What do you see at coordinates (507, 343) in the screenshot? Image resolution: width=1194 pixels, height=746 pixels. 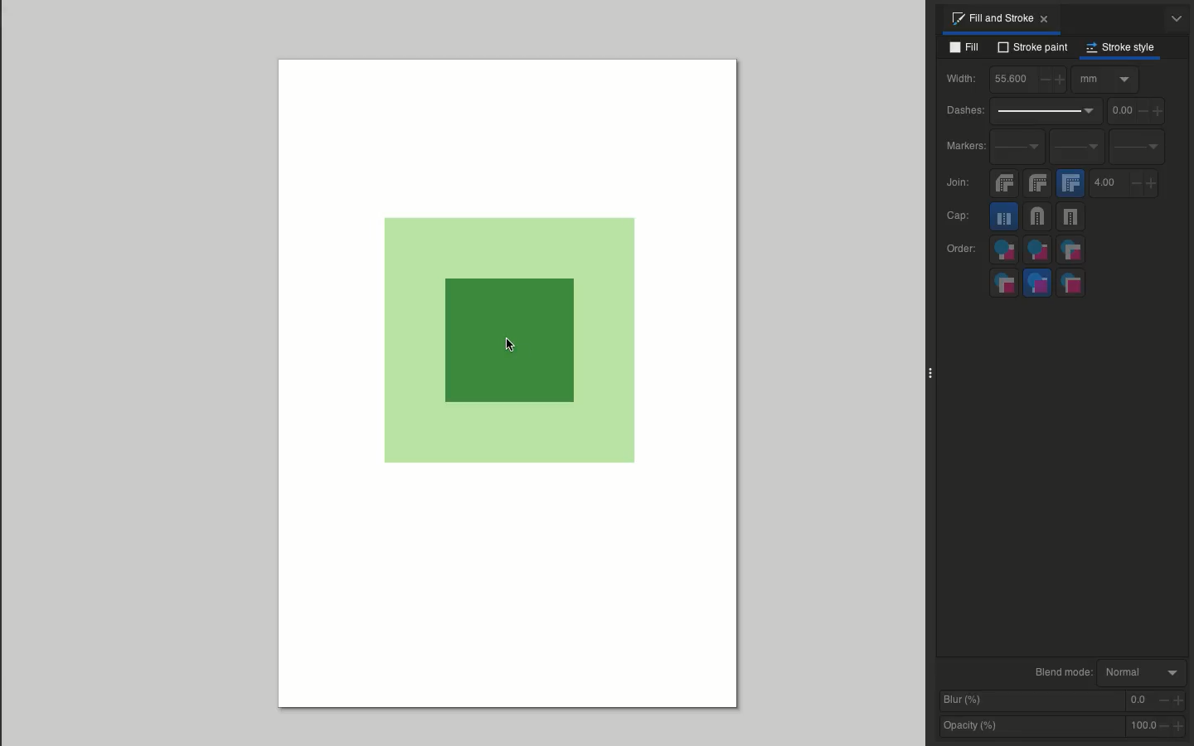 I see `Object` at bounding box center [507, 343].